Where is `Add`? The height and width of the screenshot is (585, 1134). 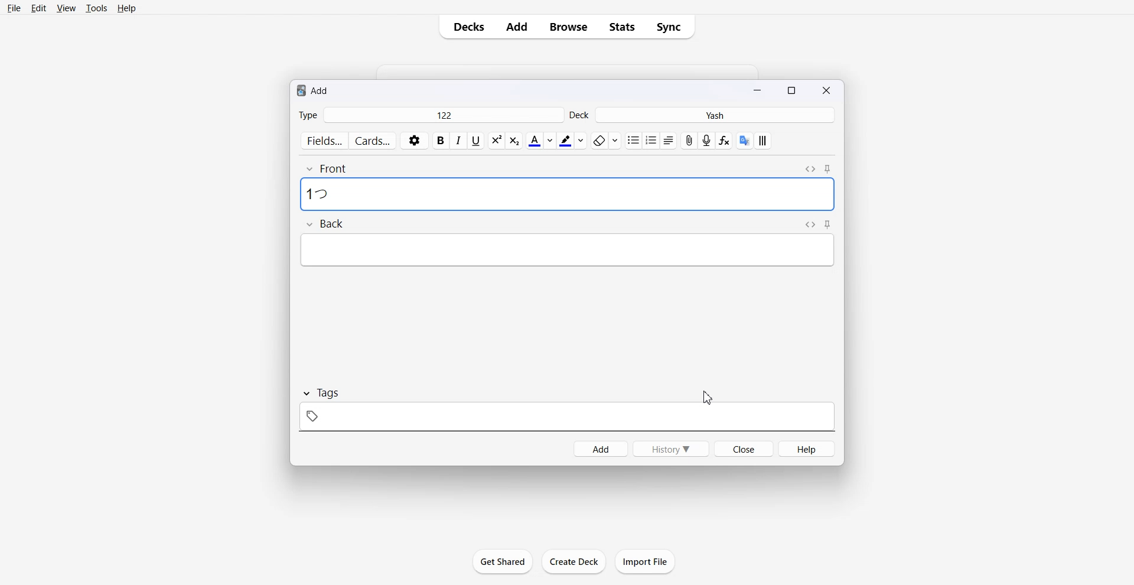 Add is located at coordinates (600, 448).